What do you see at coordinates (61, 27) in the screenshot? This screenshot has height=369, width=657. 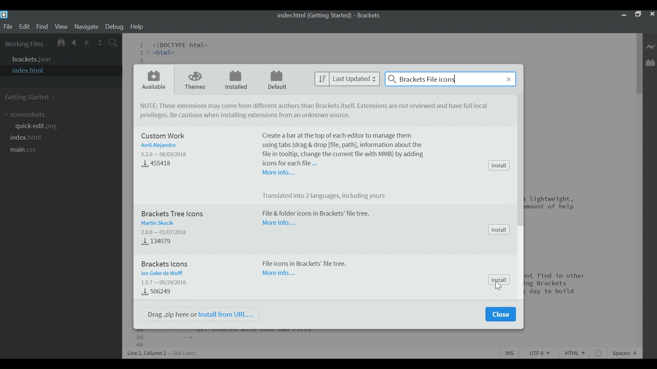 I see `View` at bounding box center [61, 27].